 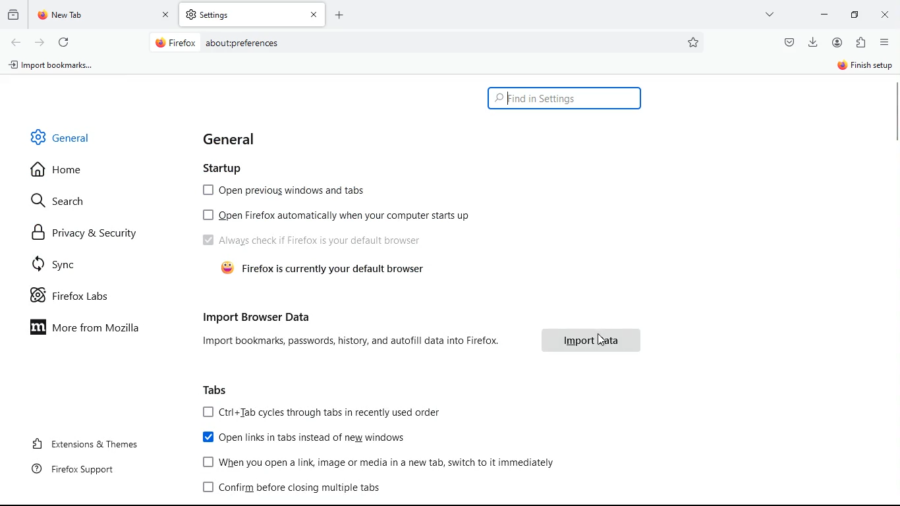 What do you see at coordinates (883, 16) in the screenshot?
I see `close` at bounding box center [883, 16].